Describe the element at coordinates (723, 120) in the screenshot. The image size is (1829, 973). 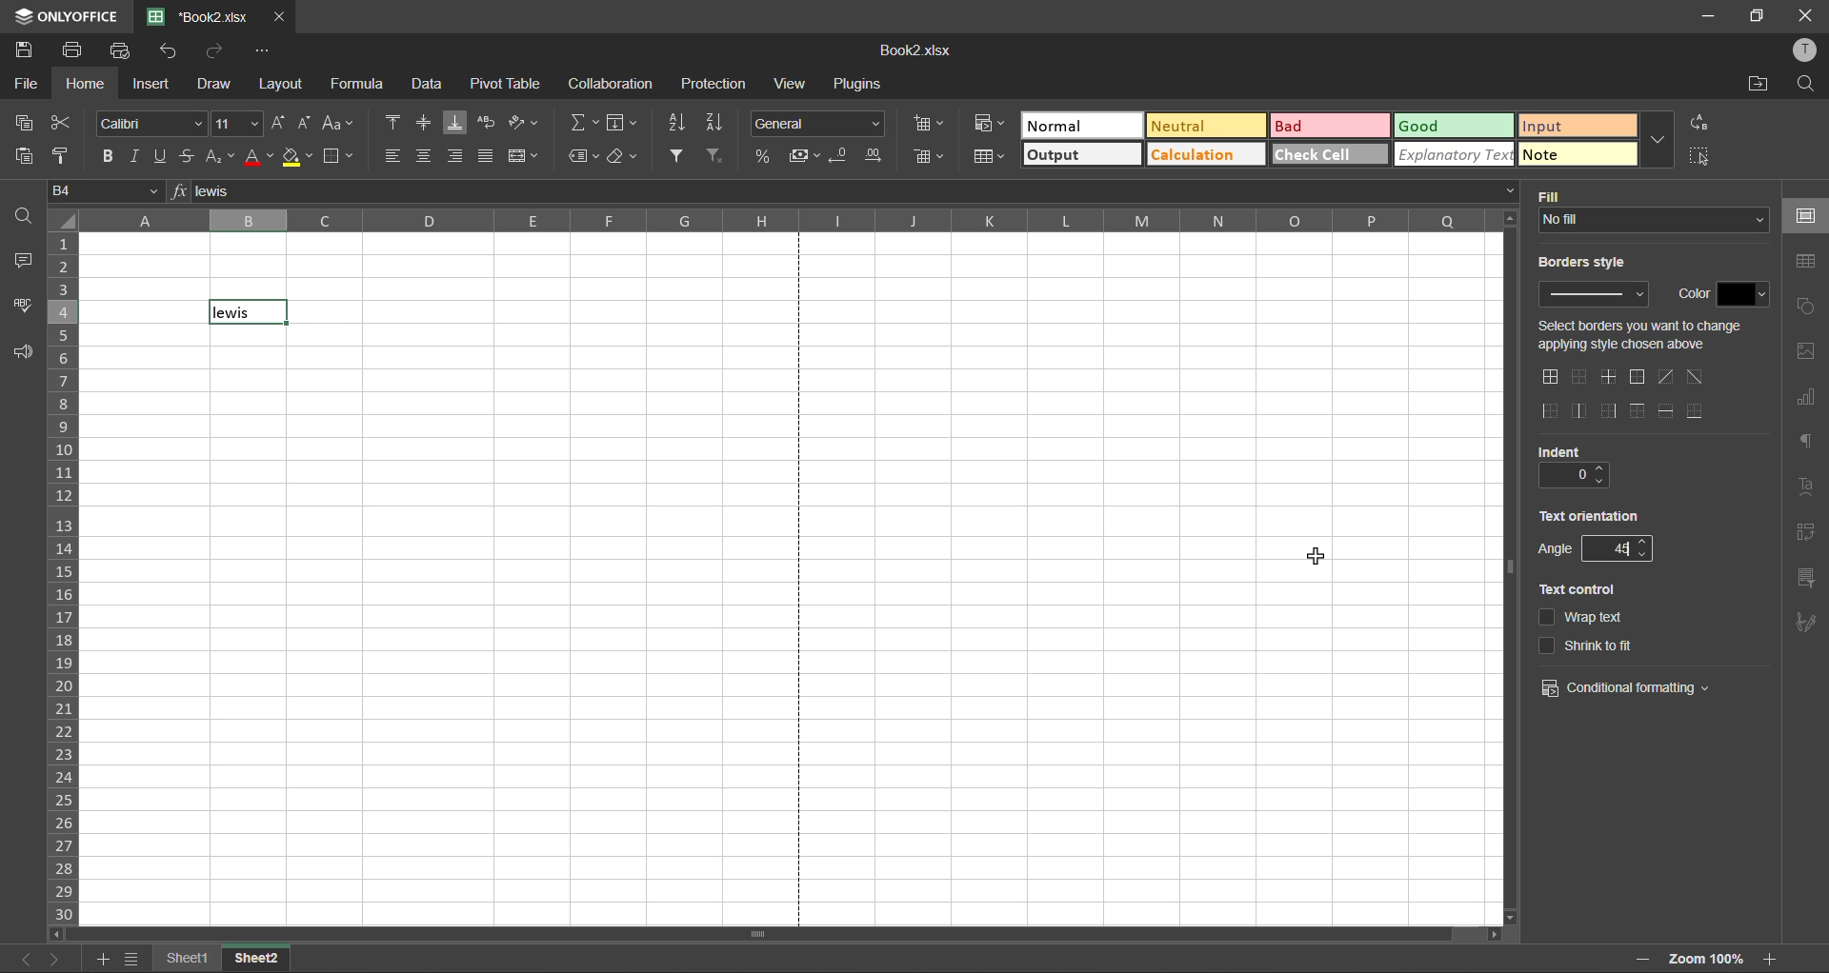
I see `sort descending` at that location.